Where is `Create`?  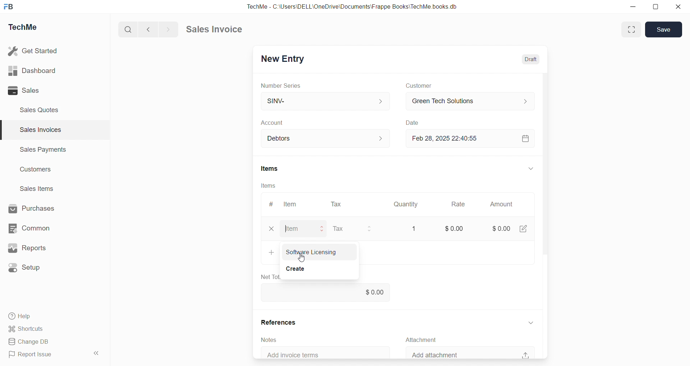 Create is located at coordinates (294, 268).